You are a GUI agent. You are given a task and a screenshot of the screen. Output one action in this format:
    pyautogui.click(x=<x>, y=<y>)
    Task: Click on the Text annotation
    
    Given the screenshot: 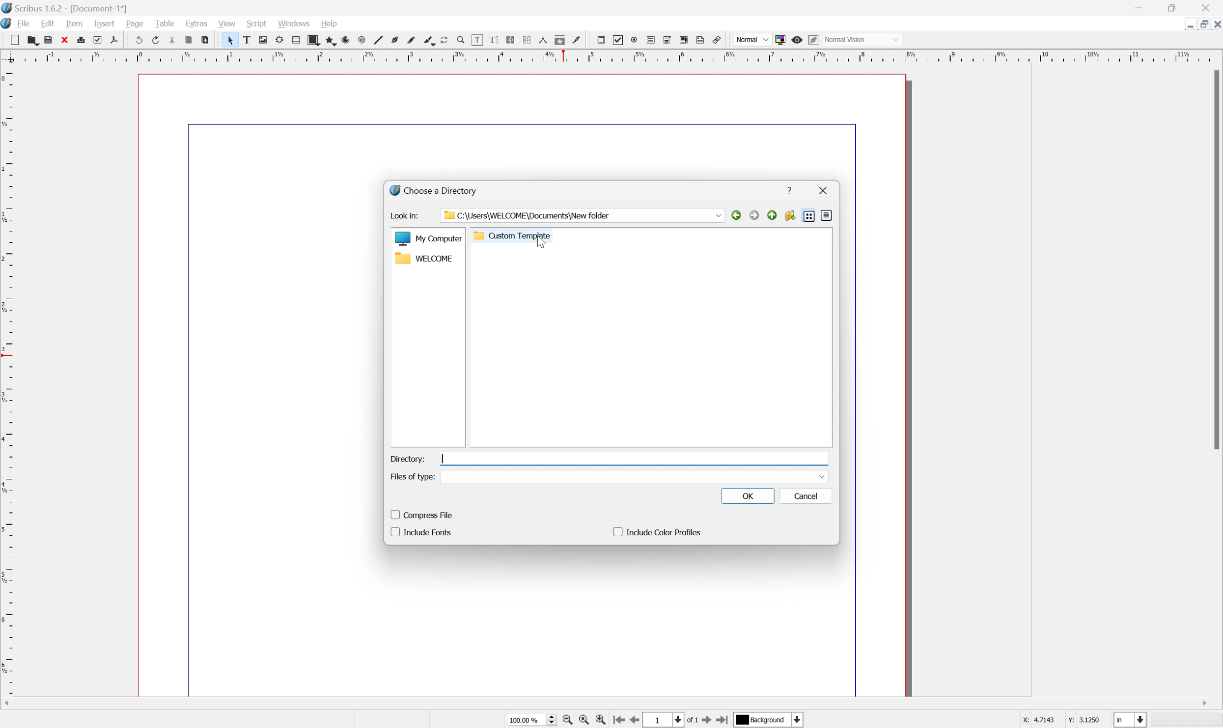 What is the action you would take?
    pyautogui.click(x=700, y=39)
    